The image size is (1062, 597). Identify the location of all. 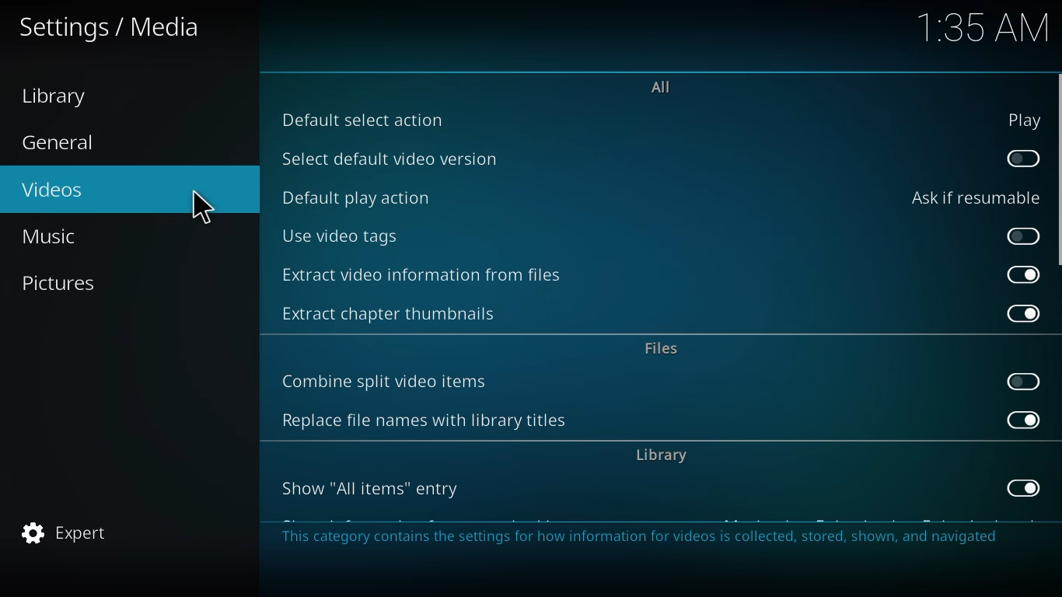
(662, 87).